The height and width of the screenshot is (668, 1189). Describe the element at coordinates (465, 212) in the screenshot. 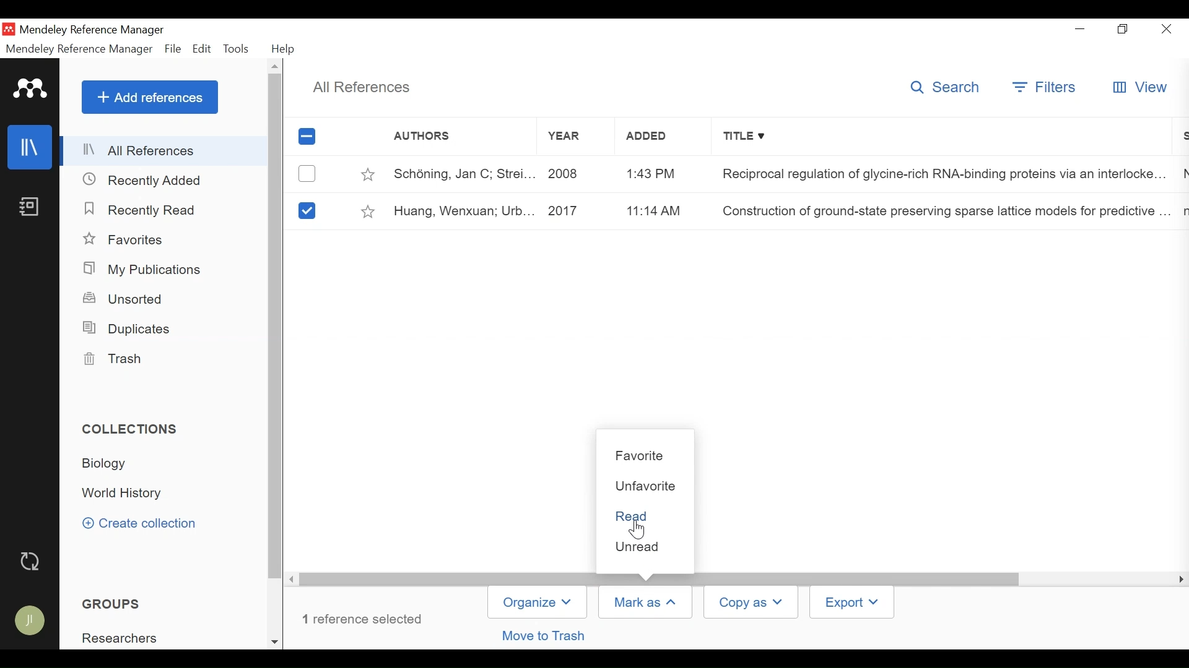

I see `Huang, Wenxuan; Urb...` at that location.